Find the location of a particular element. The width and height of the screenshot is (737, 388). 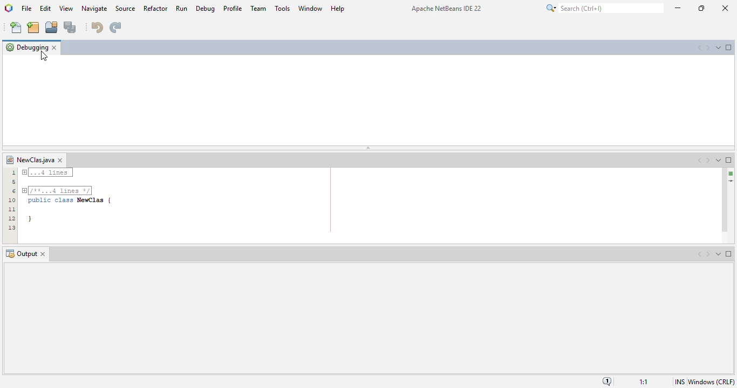

save all is located at coordinates (70, 27).